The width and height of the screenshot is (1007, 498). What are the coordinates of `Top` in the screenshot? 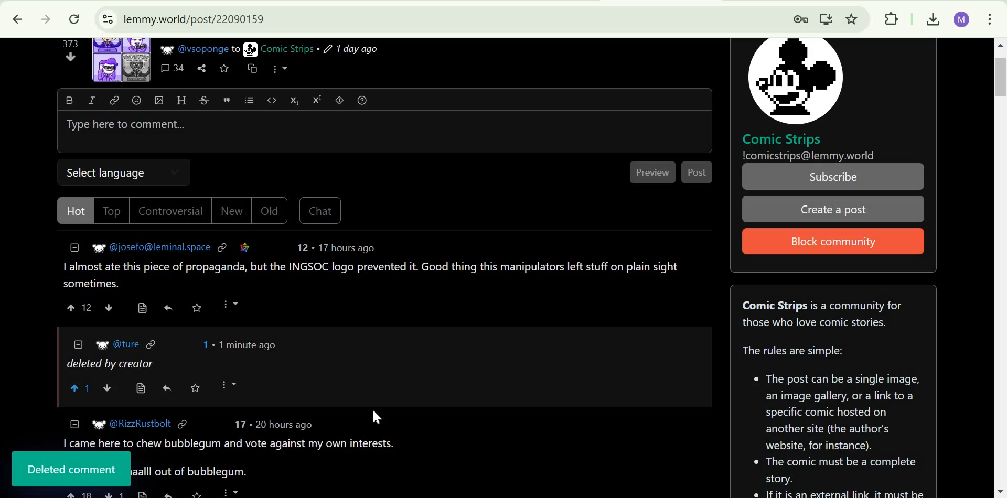 It's located at (113, 211).